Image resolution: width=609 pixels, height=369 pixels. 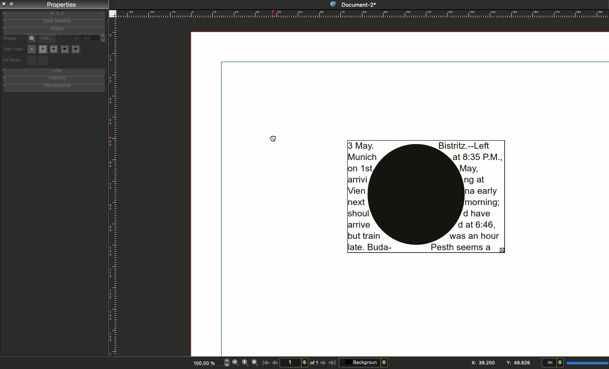 I want to click on x, y, z, so click(x=61, y=14).